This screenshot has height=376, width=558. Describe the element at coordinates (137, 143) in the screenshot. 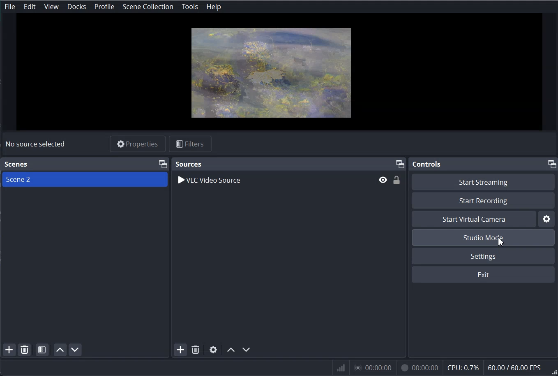

I see `Properties` at that location.